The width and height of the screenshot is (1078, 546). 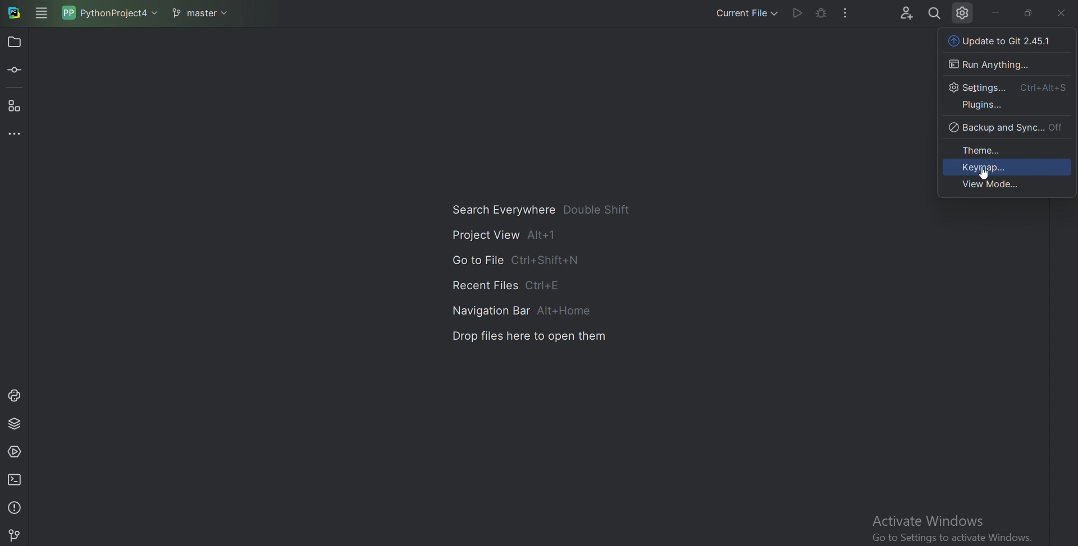 What do you see at coordinates (42, 13) in the screenshot?
I see `Main menu` at bounding box center [42, 13].